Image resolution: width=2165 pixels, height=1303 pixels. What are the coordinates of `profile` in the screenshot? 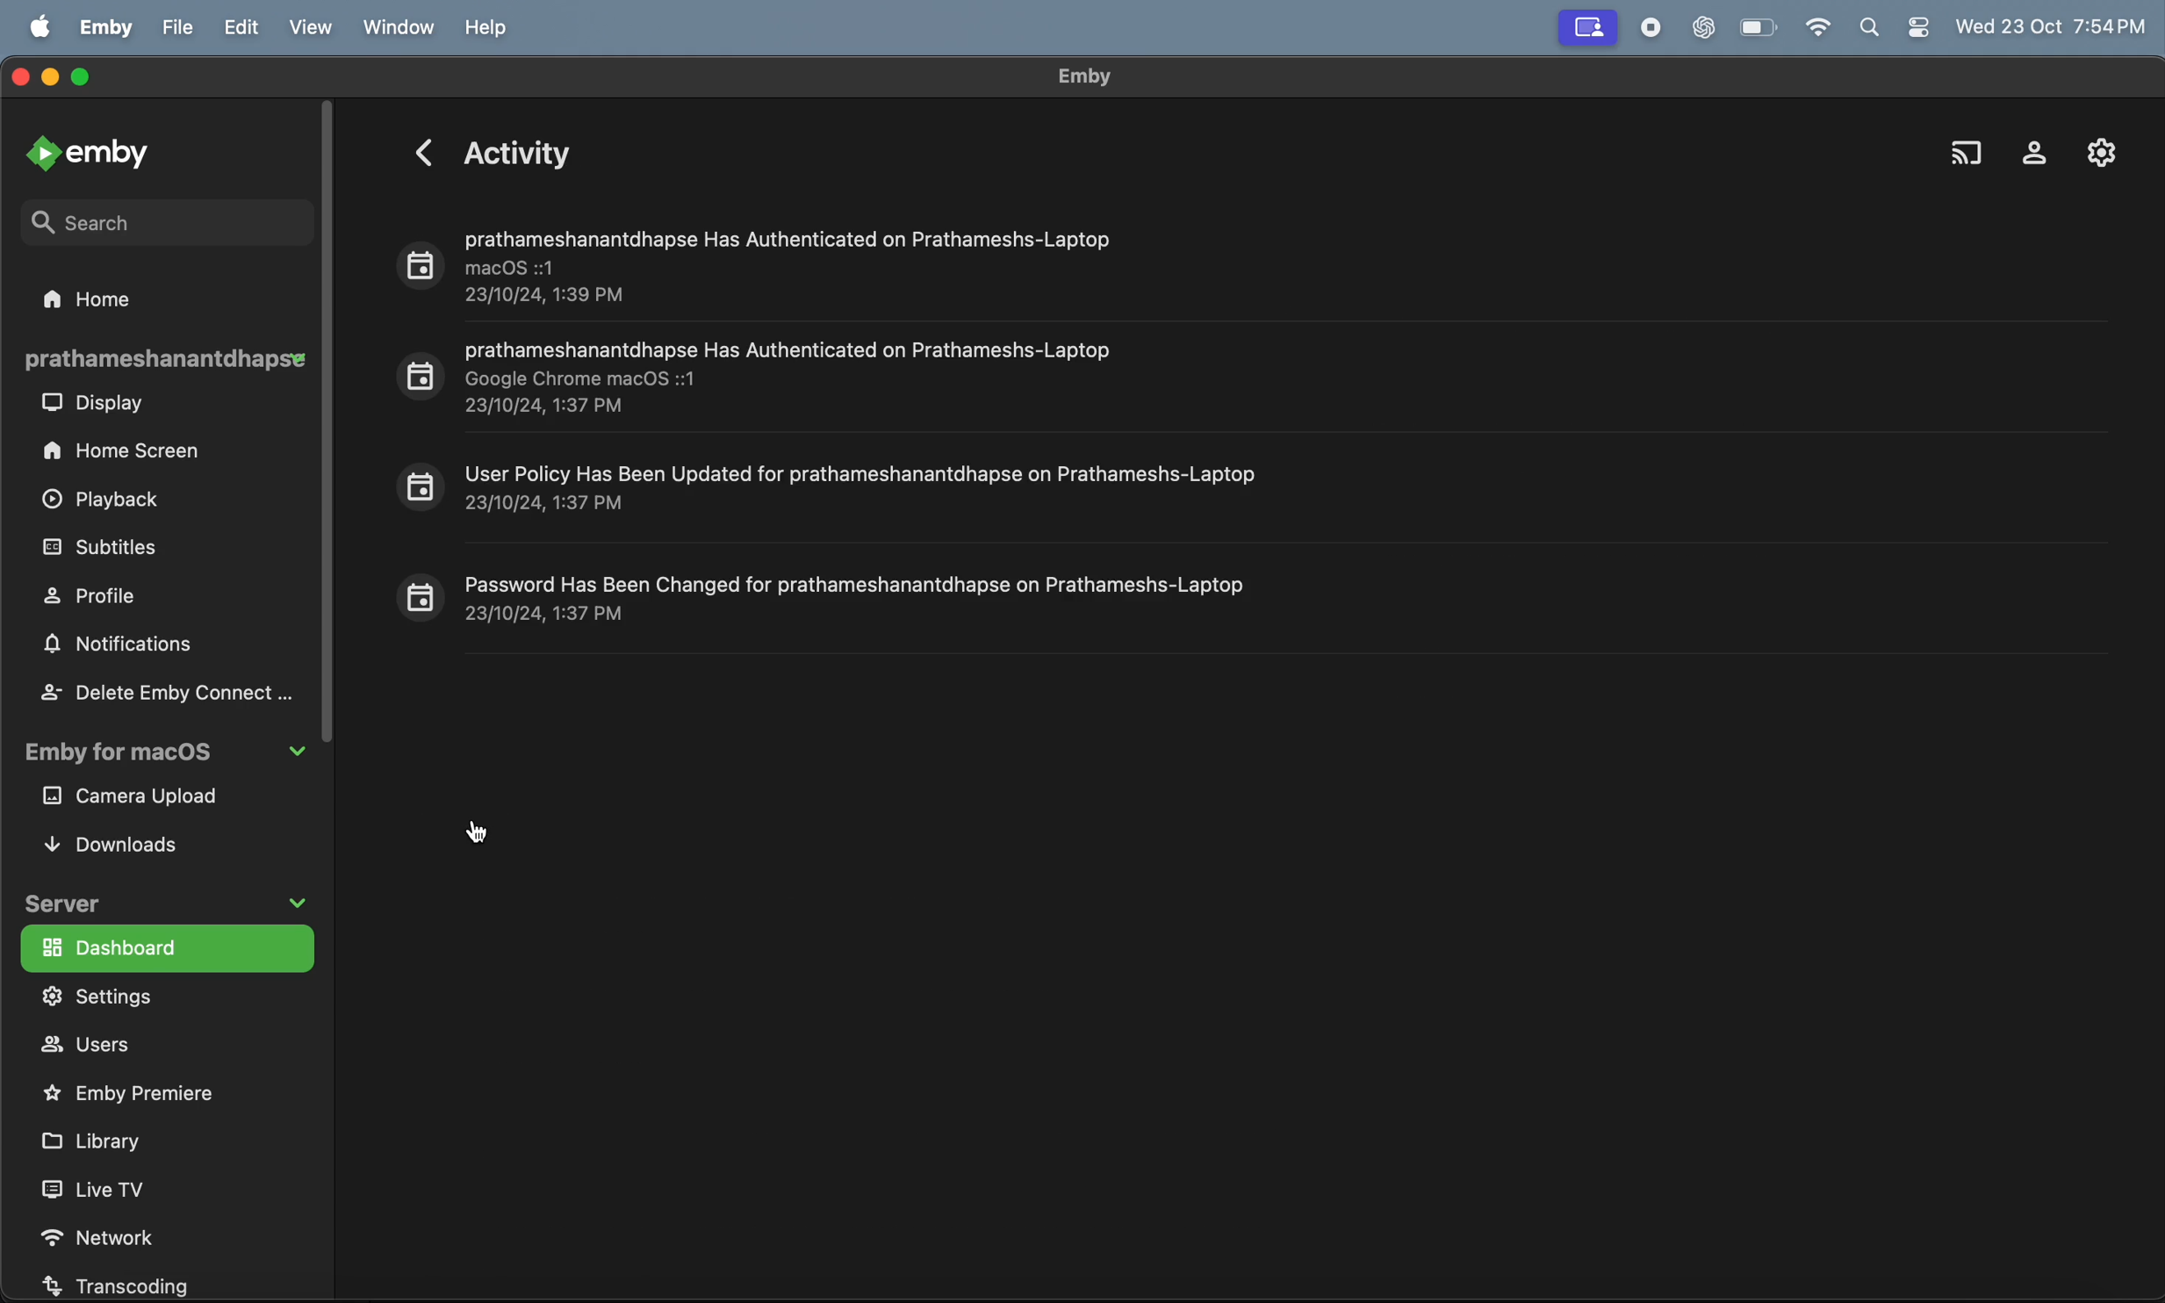 It's located at (2026, 148).